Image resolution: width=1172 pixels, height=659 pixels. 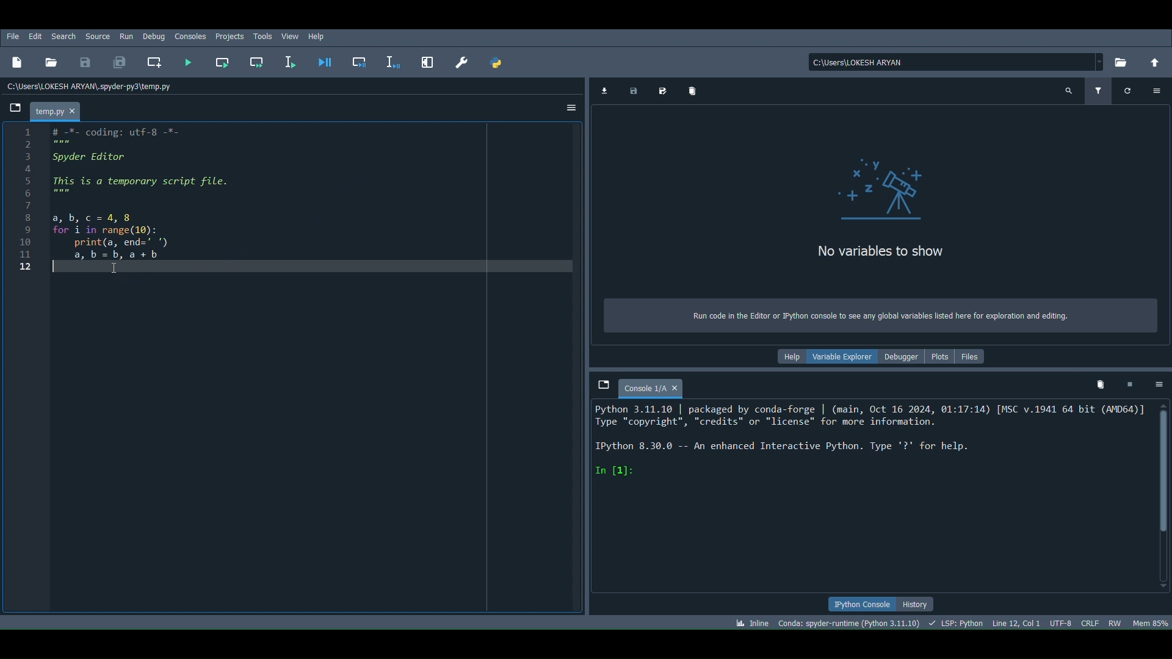 I want to click on Debug selection or current line, so click(x=396, y=59).